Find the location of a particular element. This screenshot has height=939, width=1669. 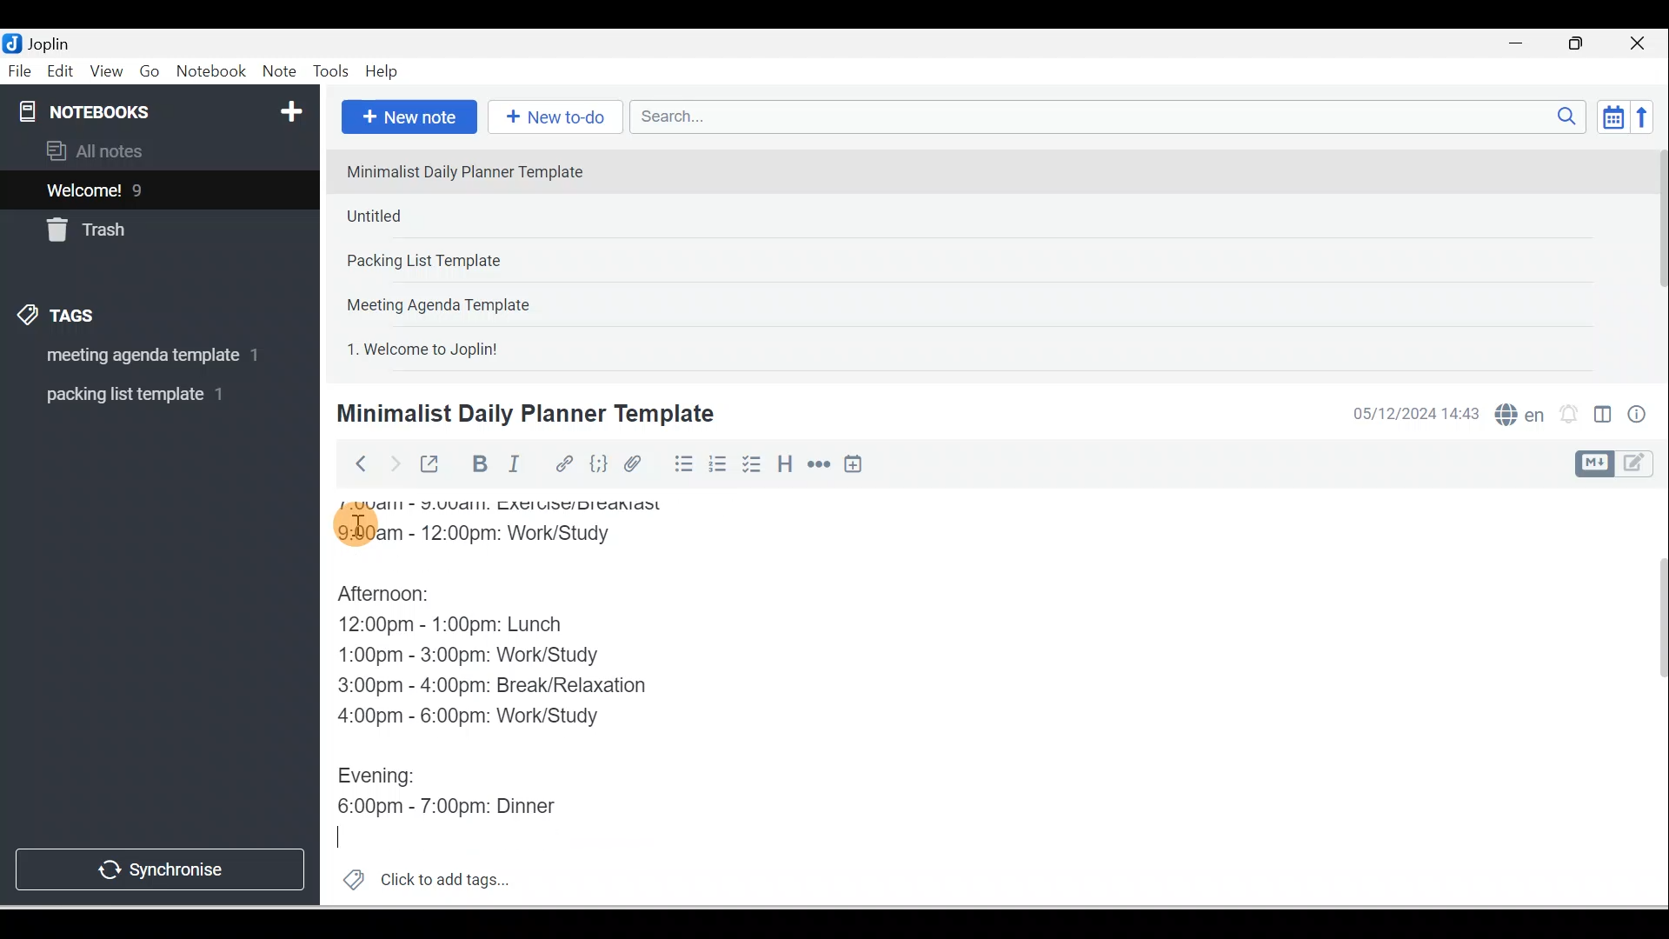

Help is located at coordinates (382, 72).